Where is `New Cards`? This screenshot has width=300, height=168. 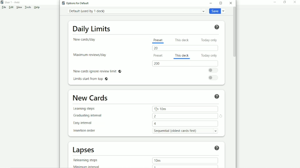 New Cards is located at coordinates (91, 98).